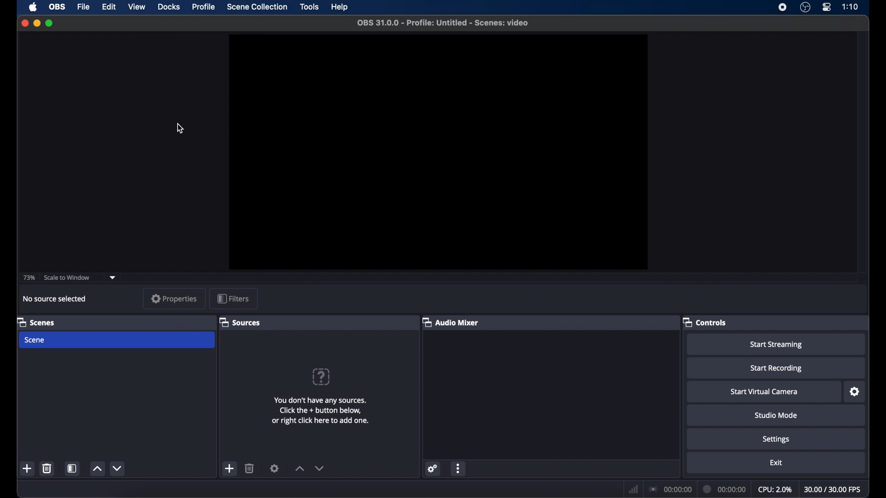 This screenshot has width=886, height=498. Describe the element at coordinates (444, 23) in the screenshot. I see `file name` at that location.